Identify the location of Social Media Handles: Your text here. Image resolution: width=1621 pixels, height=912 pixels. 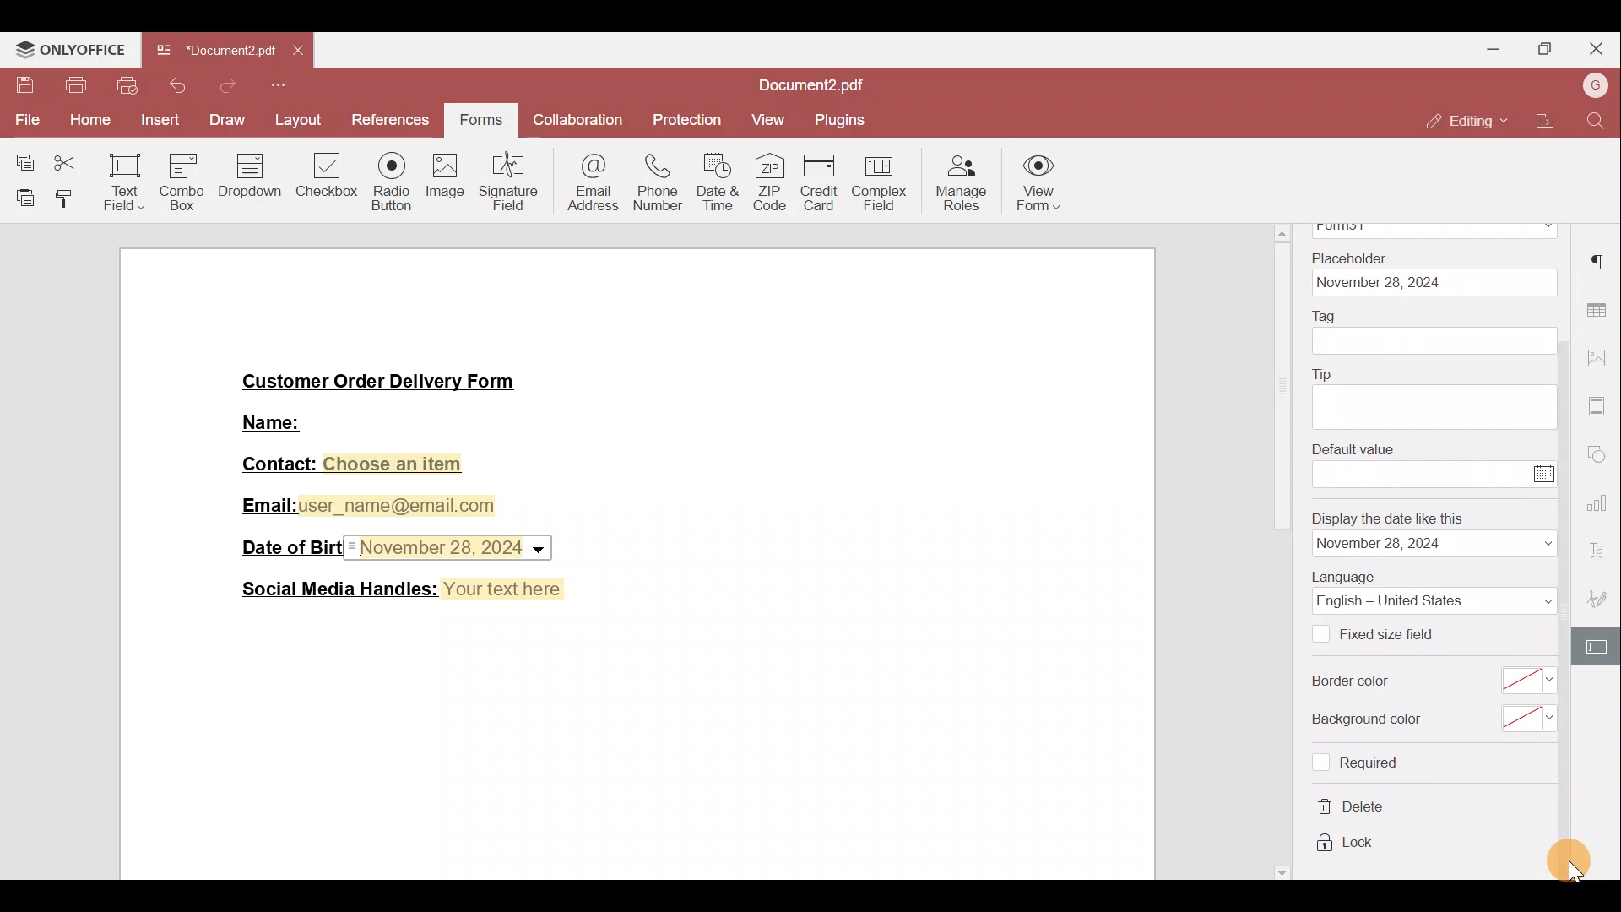
(403, 588).